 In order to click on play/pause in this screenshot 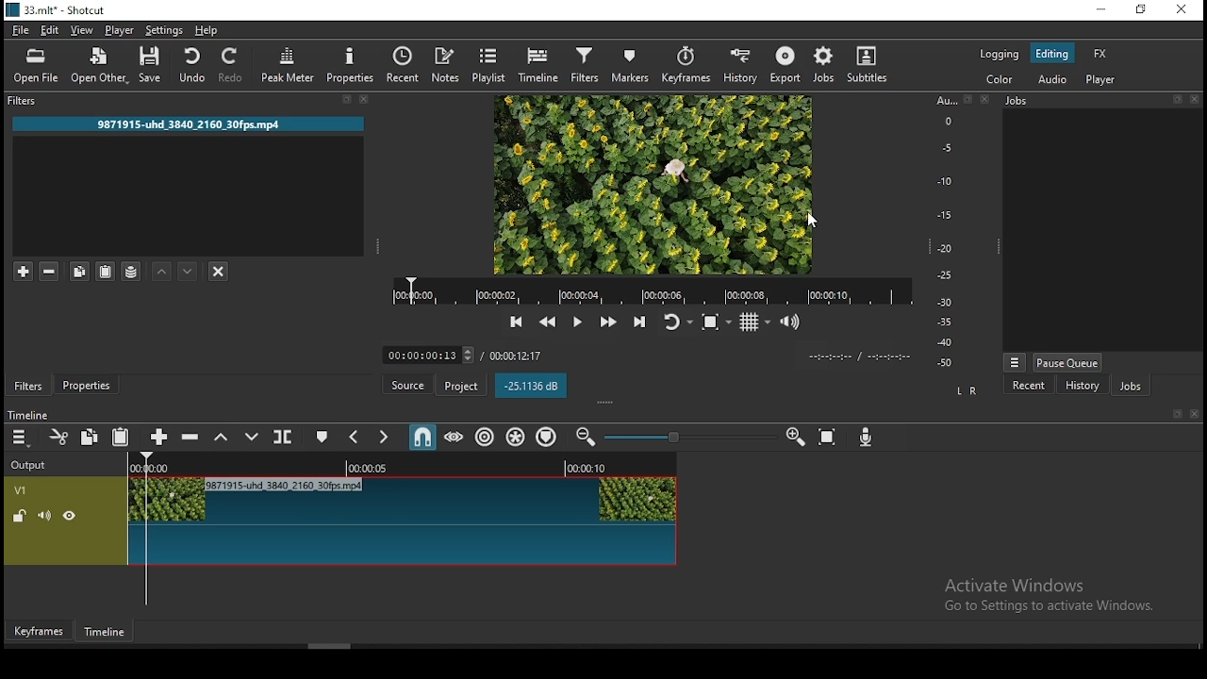, I will do `click(579, 323)`.